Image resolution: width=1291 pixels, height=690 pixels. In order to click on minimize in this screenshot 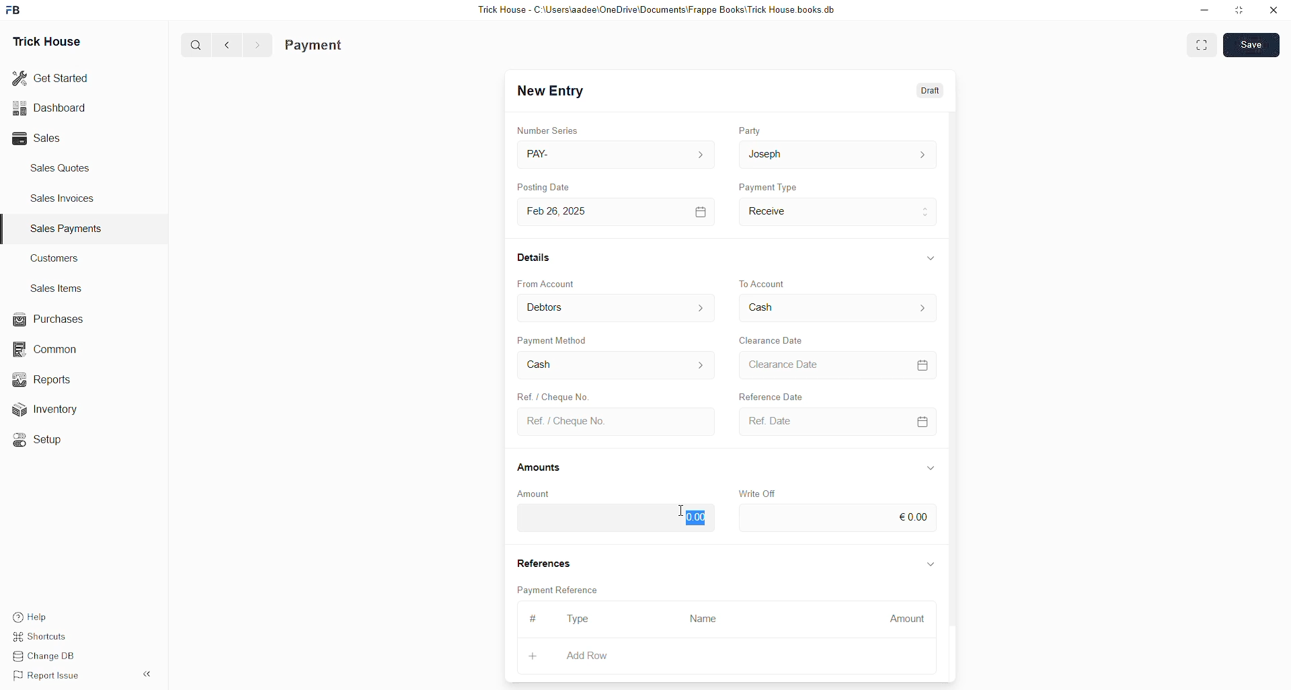, I will do `click(1205, 11)`.